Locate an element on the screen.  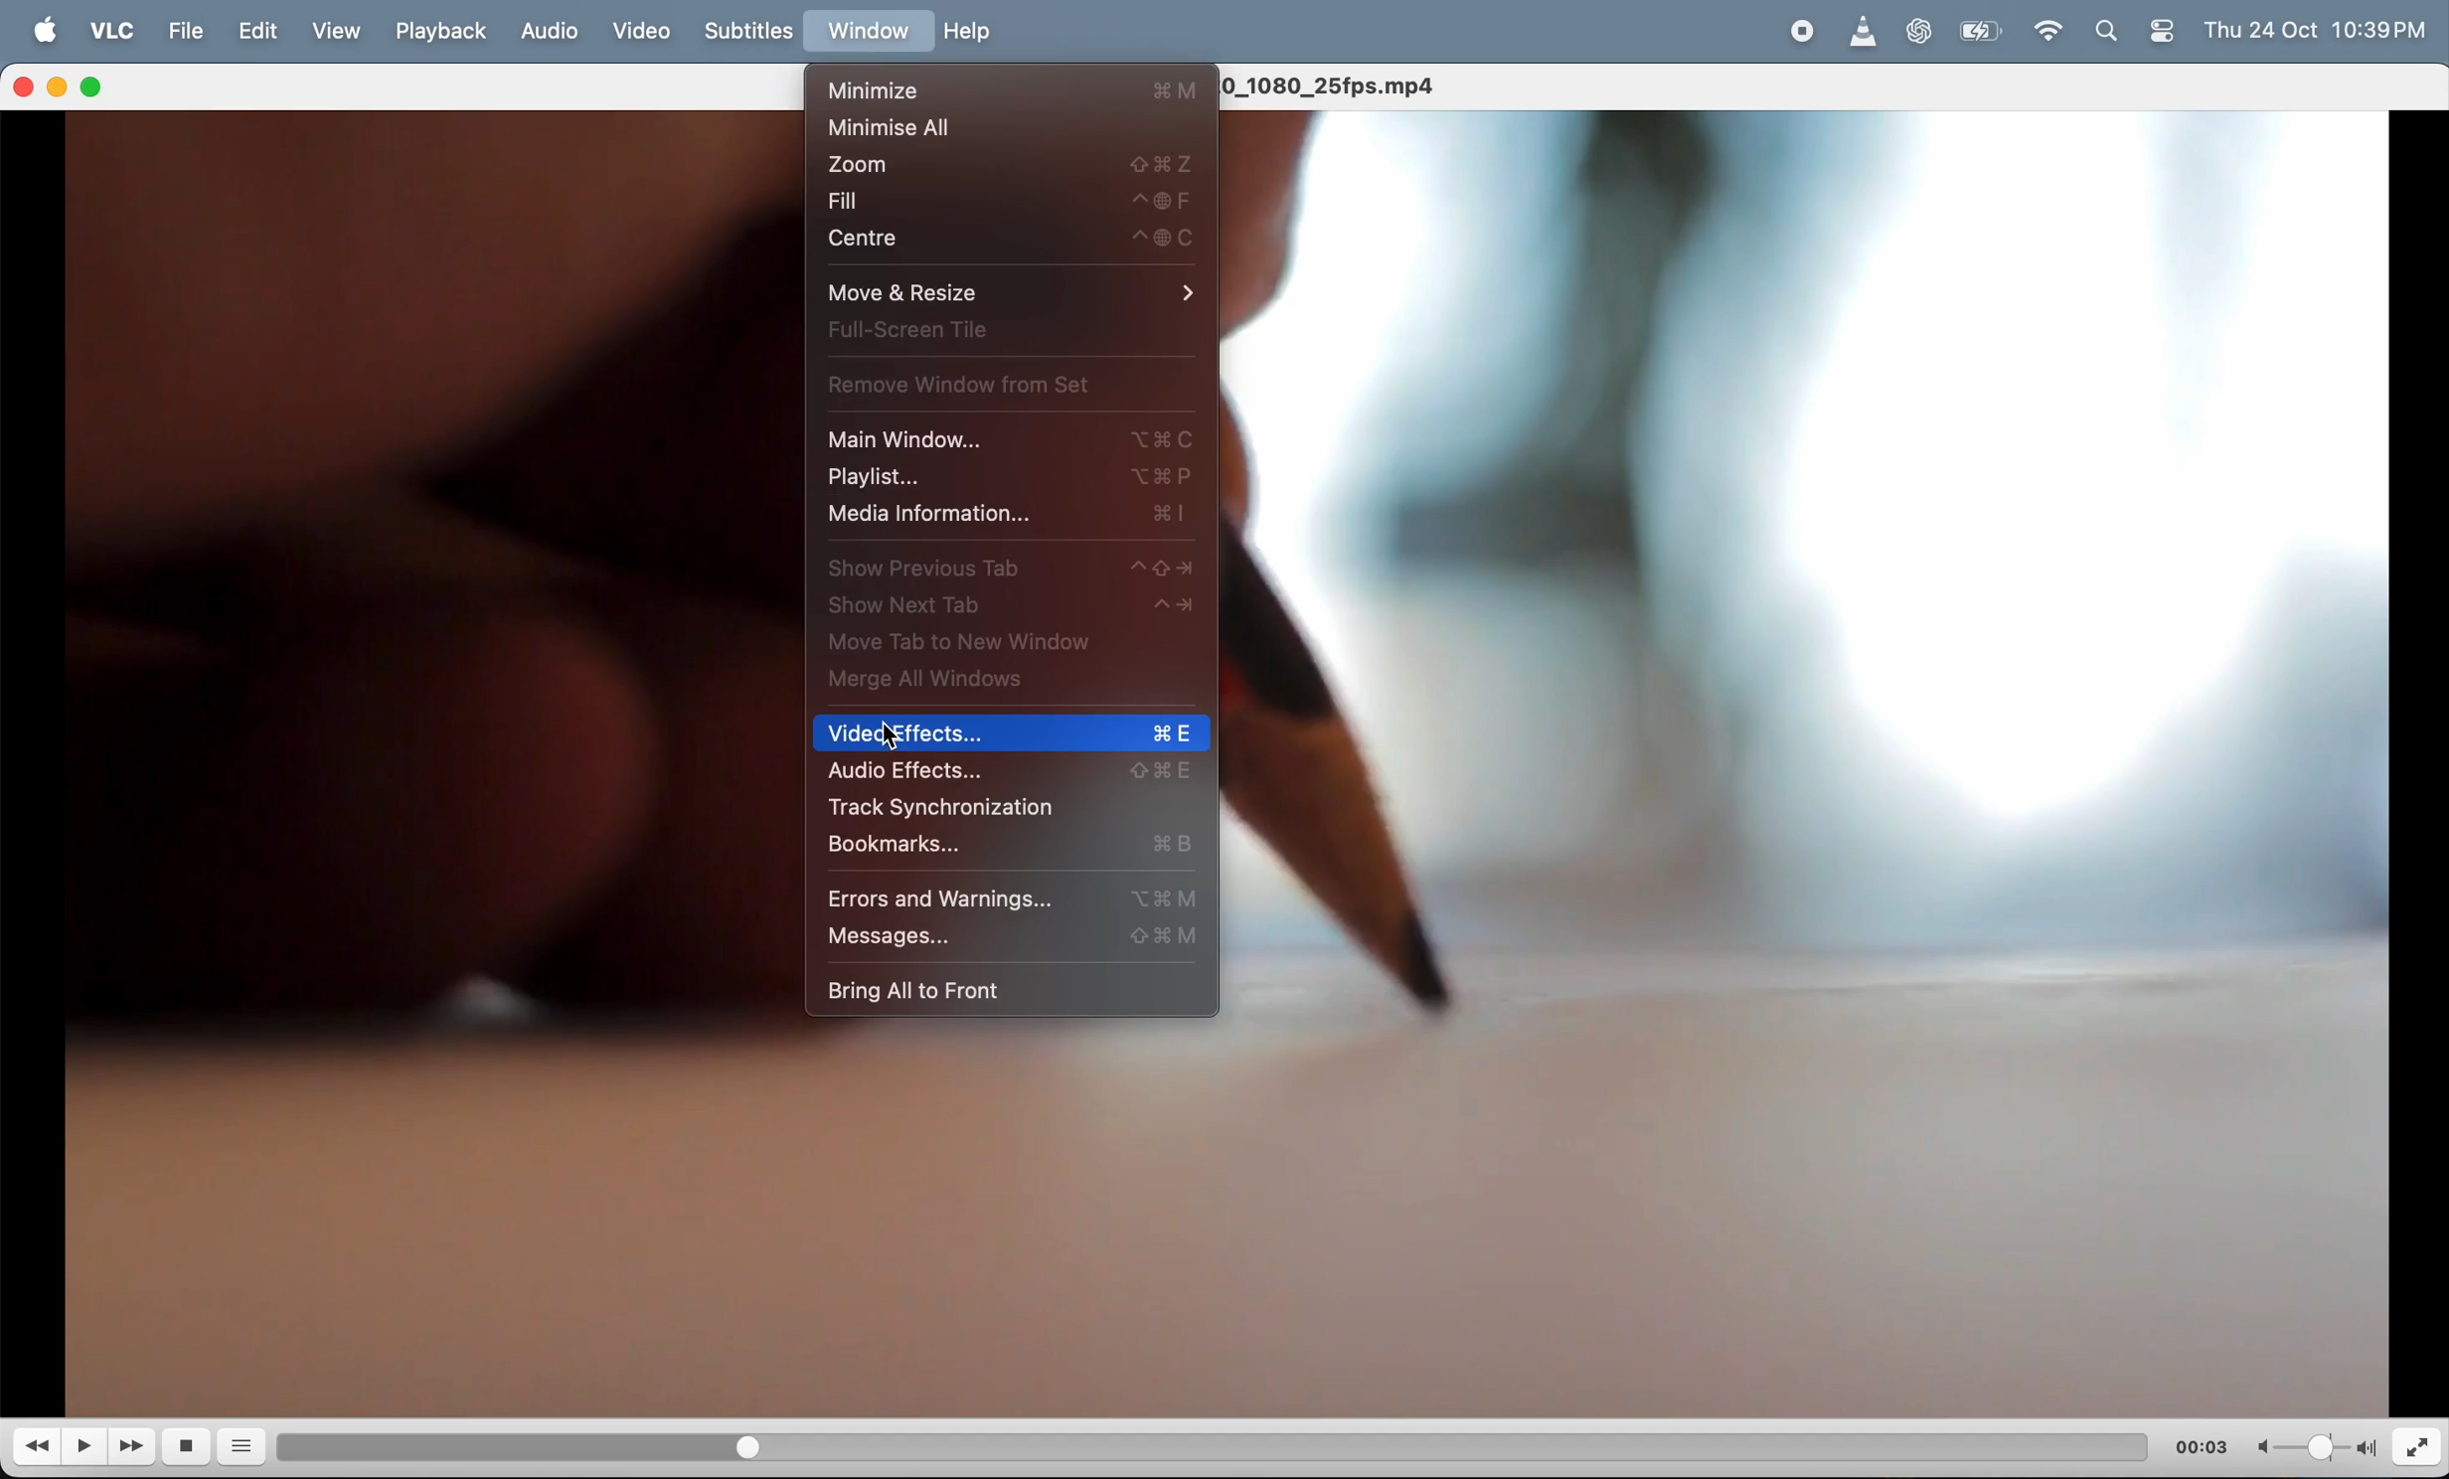
view is located at coordinates (347, 32).